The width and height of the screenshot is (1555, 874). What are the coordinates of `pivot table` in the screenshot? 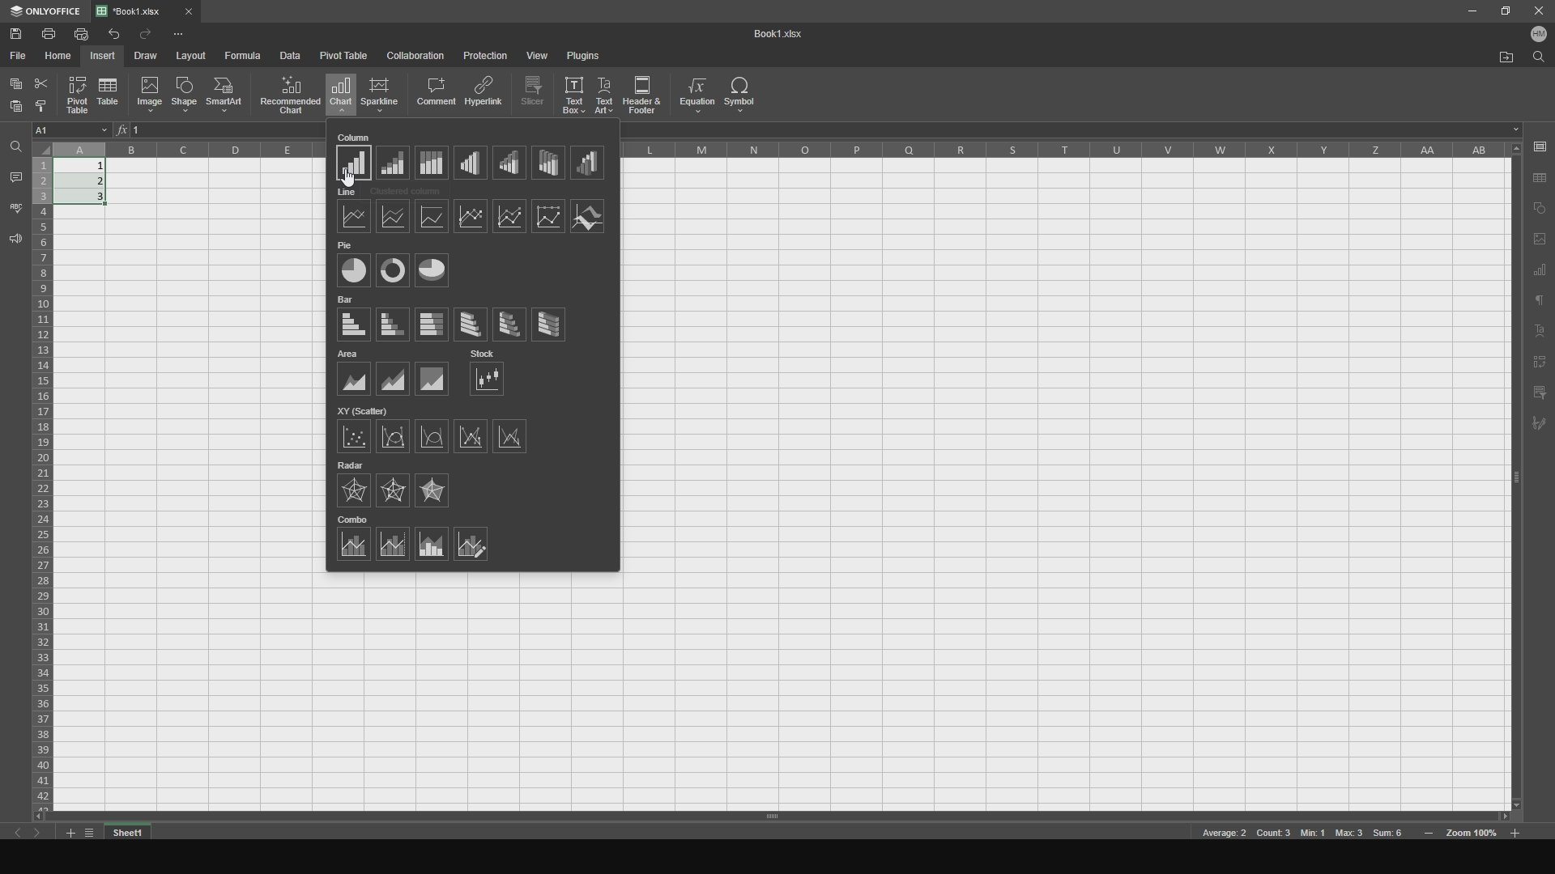 It's located at (73, 93).